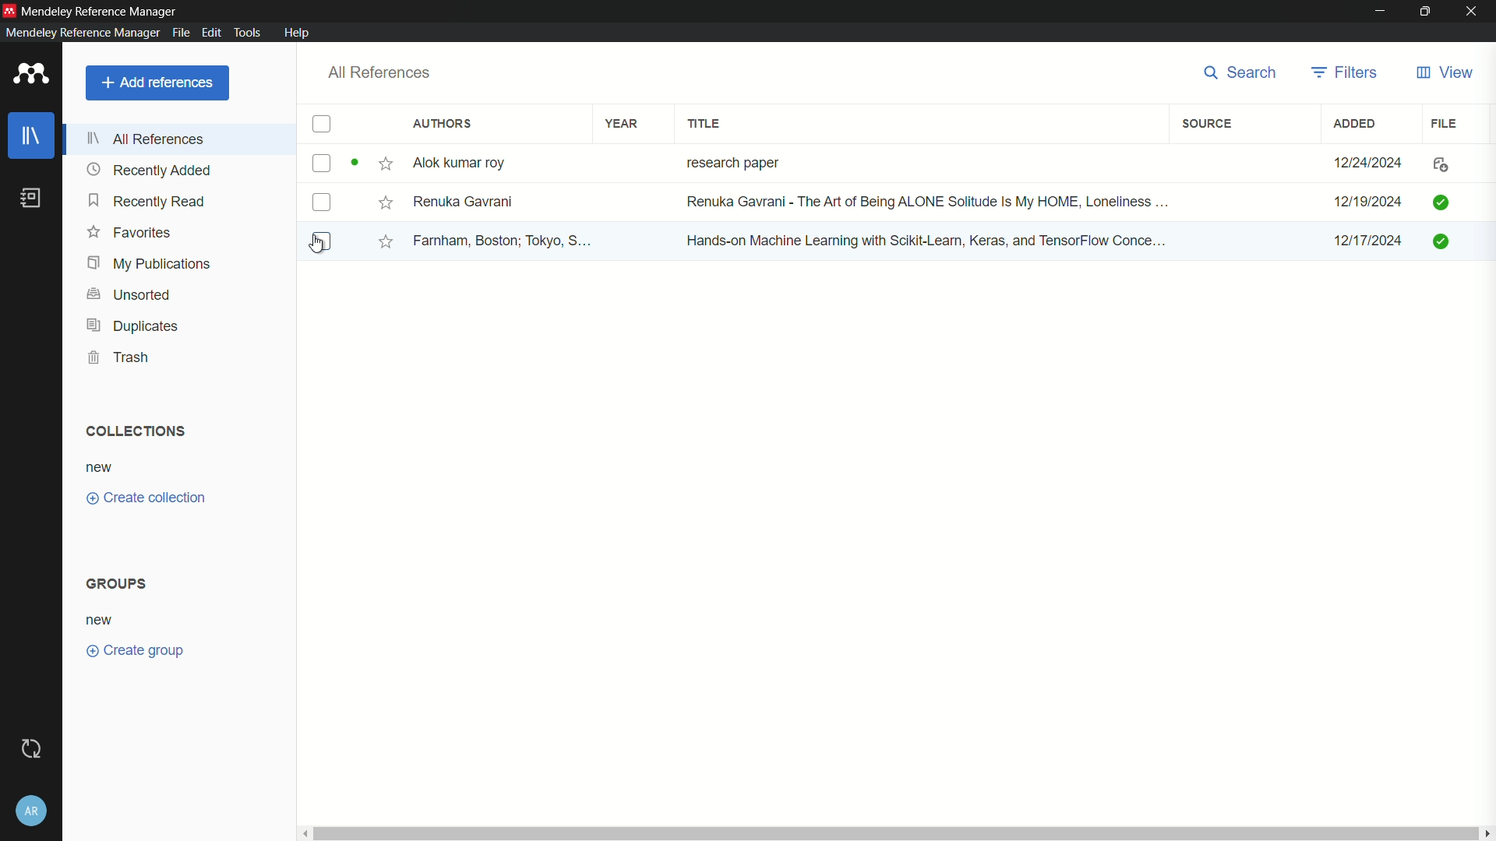  What do you see at coordinates (1242, 72) in the screenshot?
I see `search` at bounding box center [1242, 72].